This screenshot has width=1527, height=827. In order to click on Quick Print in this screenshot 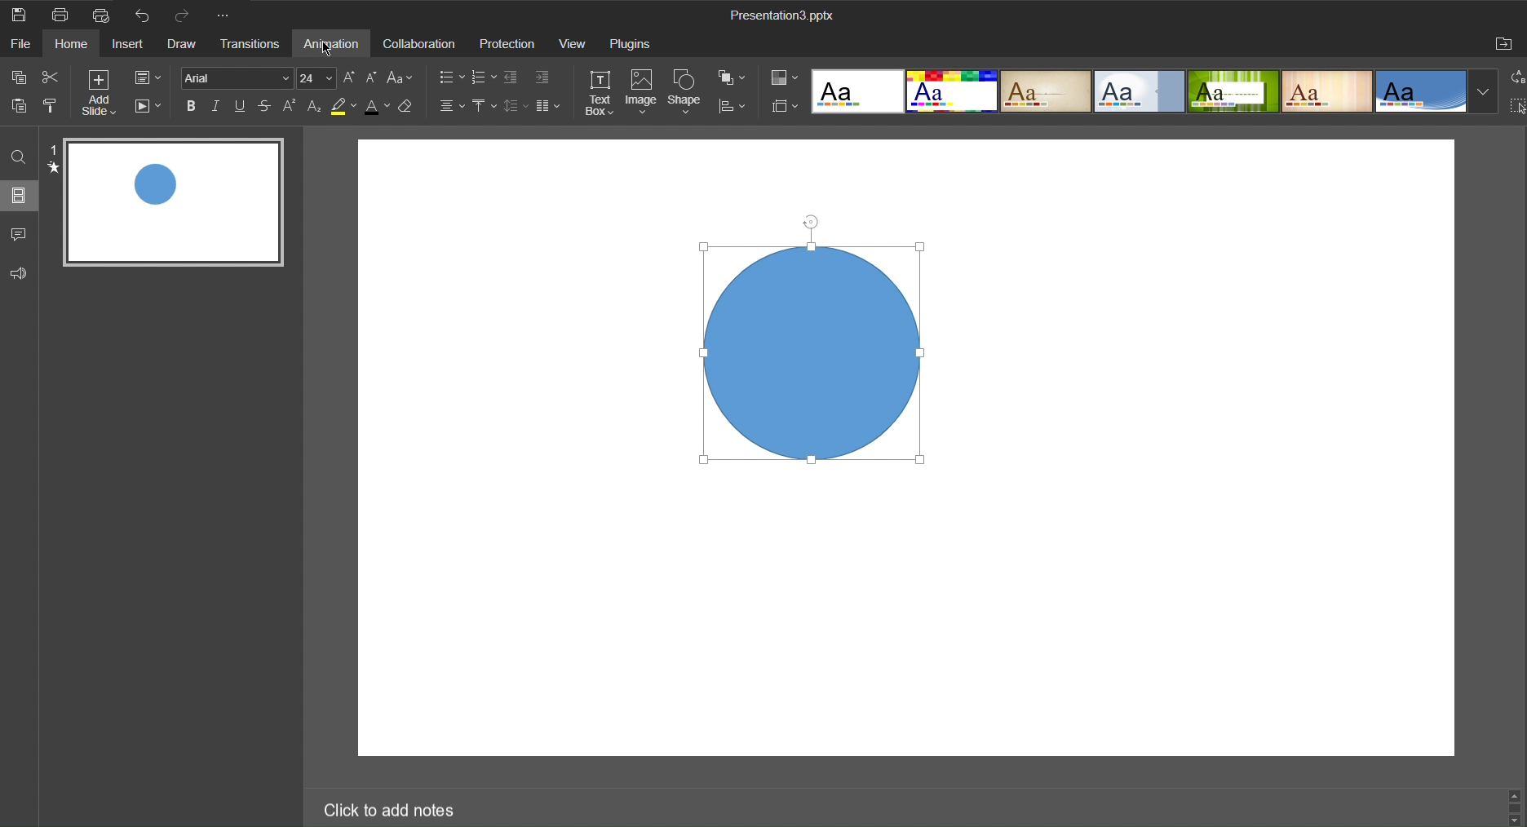, I will do `click(100, 15)`.